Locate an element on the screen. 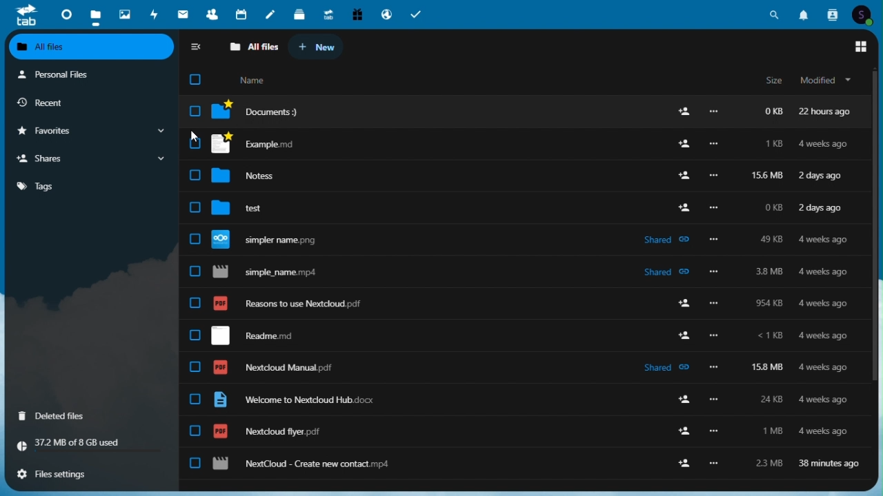  shared is located at coordinates (668, 241).